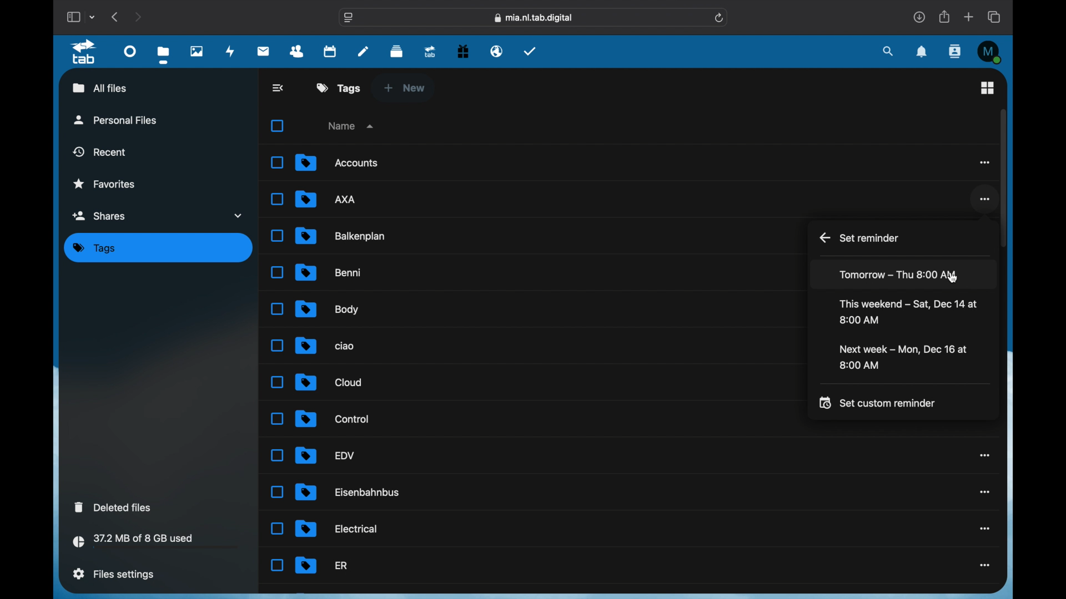 Image resolution: width=1066 pixels, height=599 pixels. I want to click on M, so click(990, 52).